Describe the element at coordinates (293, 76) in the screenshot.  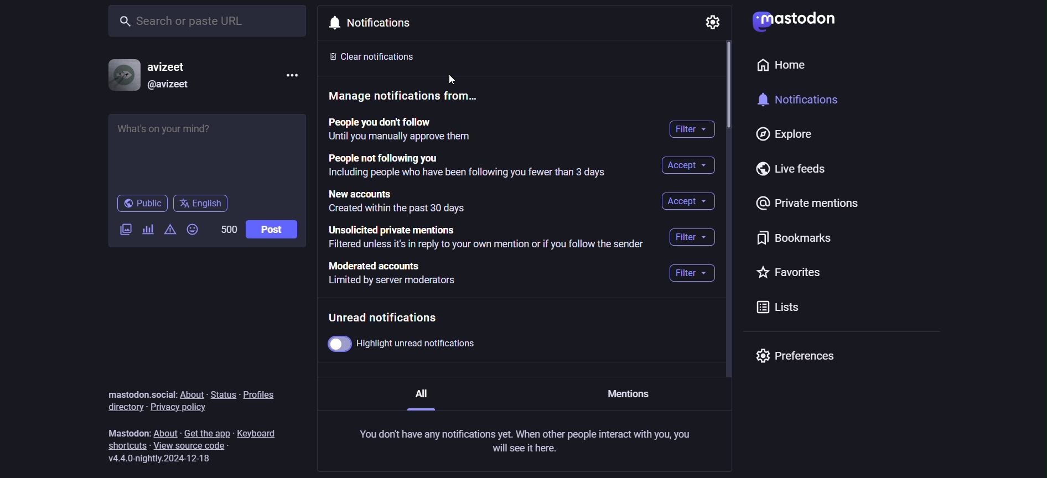
I see `more information` at that location.